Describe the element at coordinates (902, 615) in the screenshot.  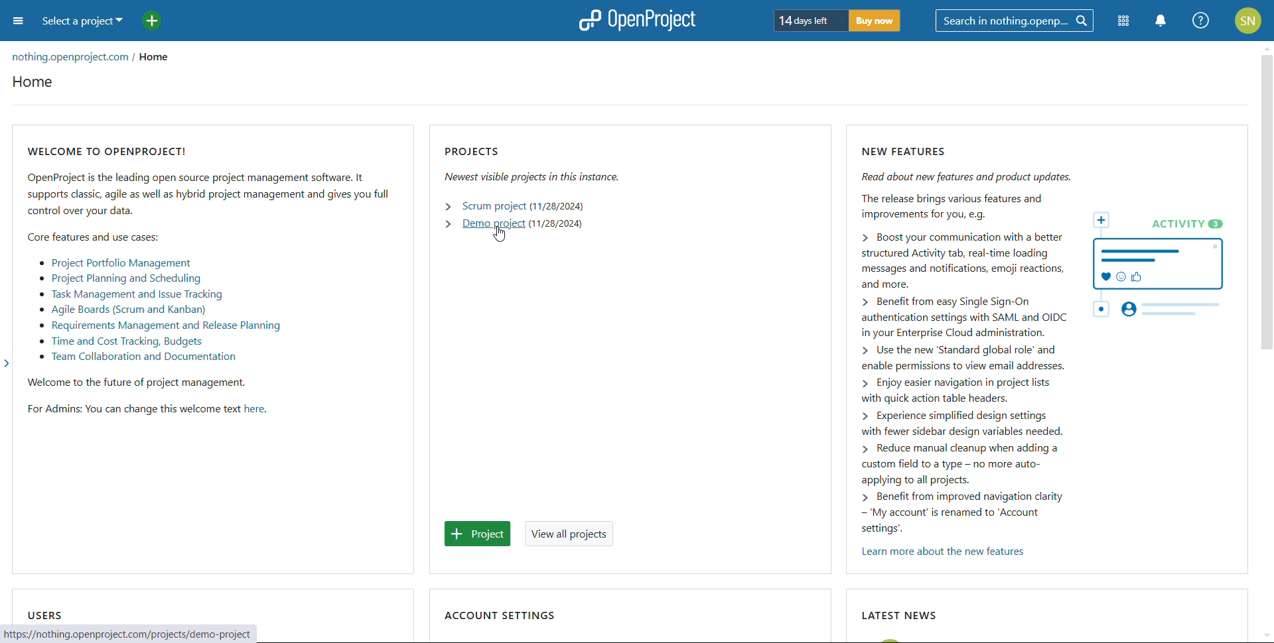
I see `latest news` at that location.